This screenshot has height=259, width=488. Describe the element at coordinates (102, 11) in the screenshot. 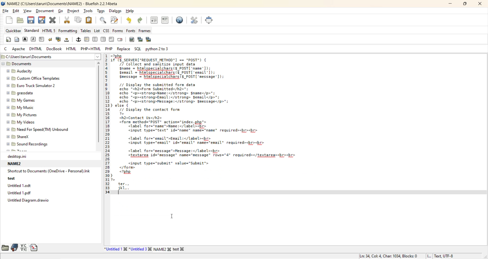

I see `tags` at that location.